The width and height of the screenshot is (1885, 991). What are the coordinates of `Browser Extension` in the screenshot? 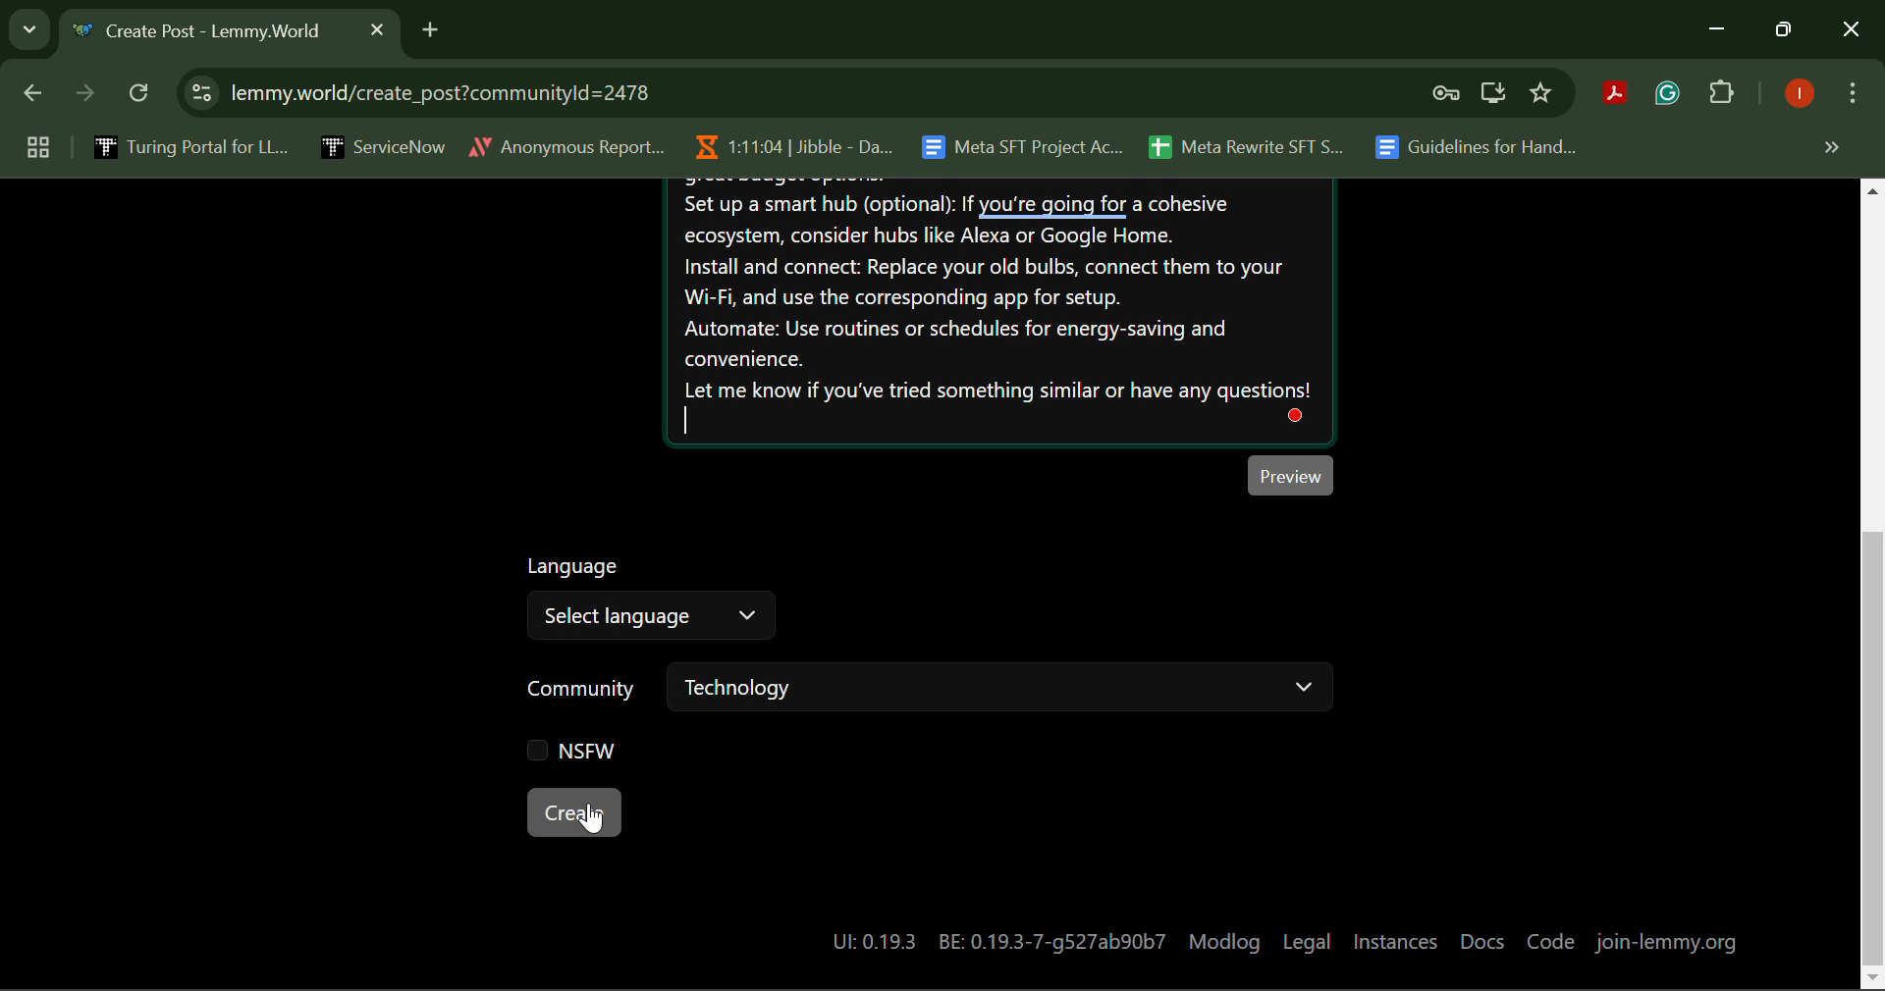 It's located at (1672, 94).